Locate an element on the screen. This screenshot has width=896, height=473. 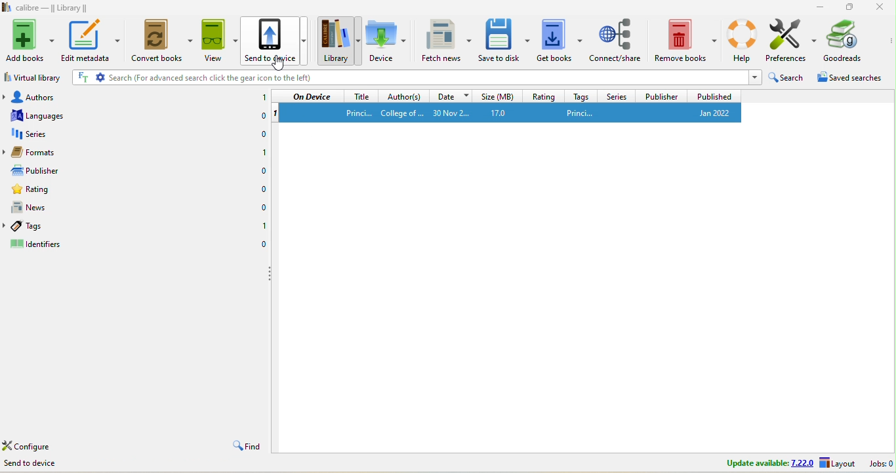
title is located at coordinates (46, 7).